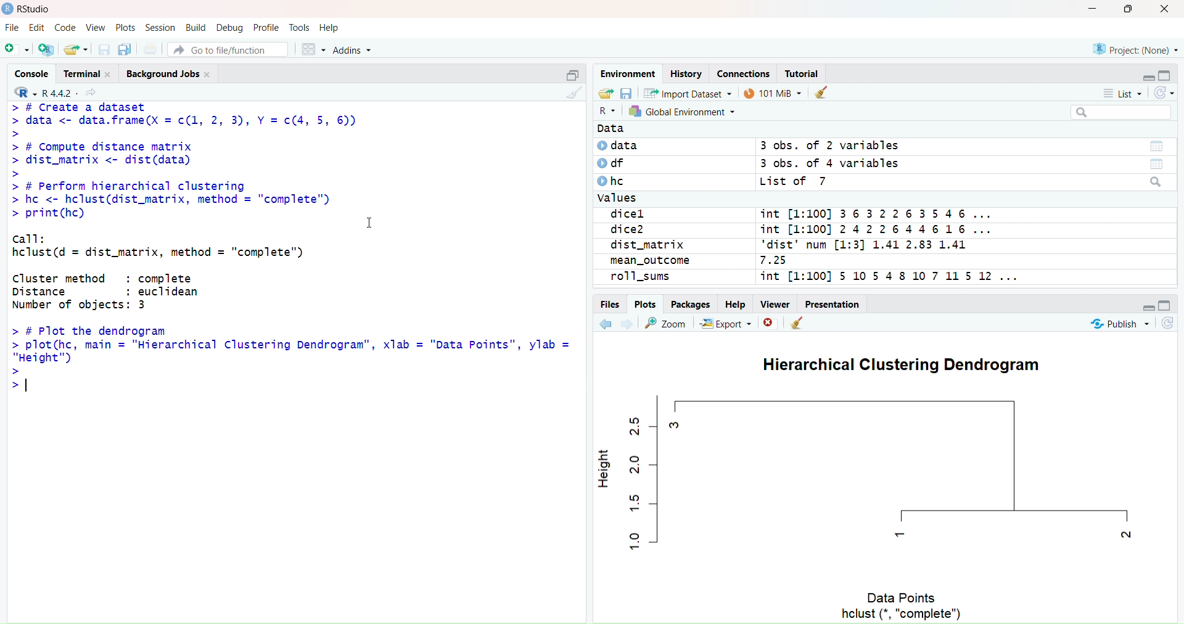 The height and width of the screenshot is (624, 1184). I want to click on Save all open documents (Ctrl + Alt + S), so click(126, 47).